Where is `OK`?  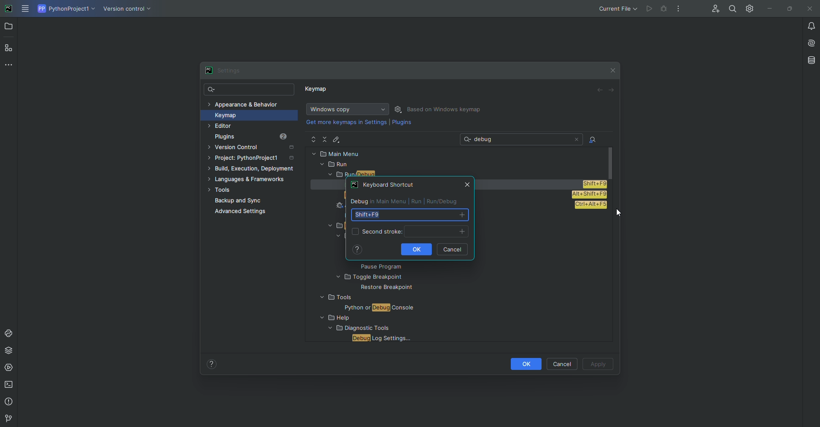
OK is located at coordinates (525, 364).